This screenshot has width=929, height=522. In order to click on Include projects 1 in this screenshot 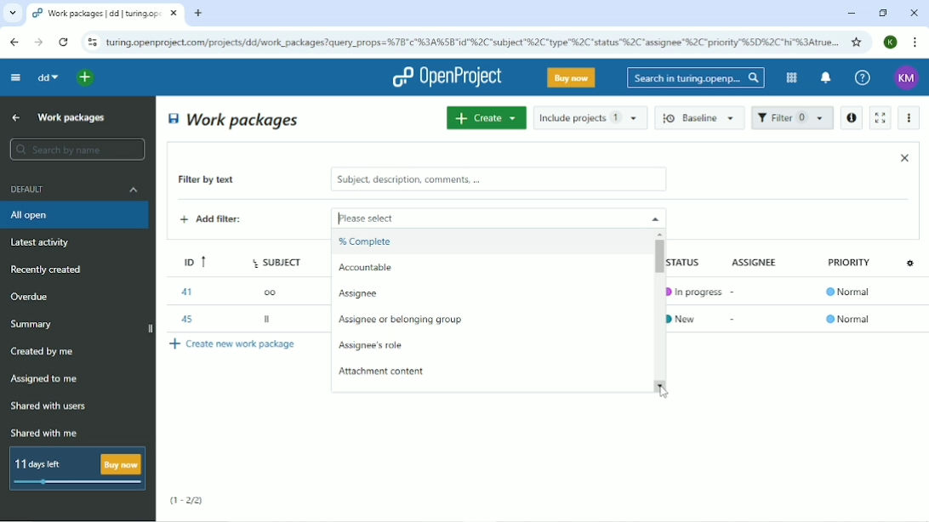, I will do `click(590, 117)`.